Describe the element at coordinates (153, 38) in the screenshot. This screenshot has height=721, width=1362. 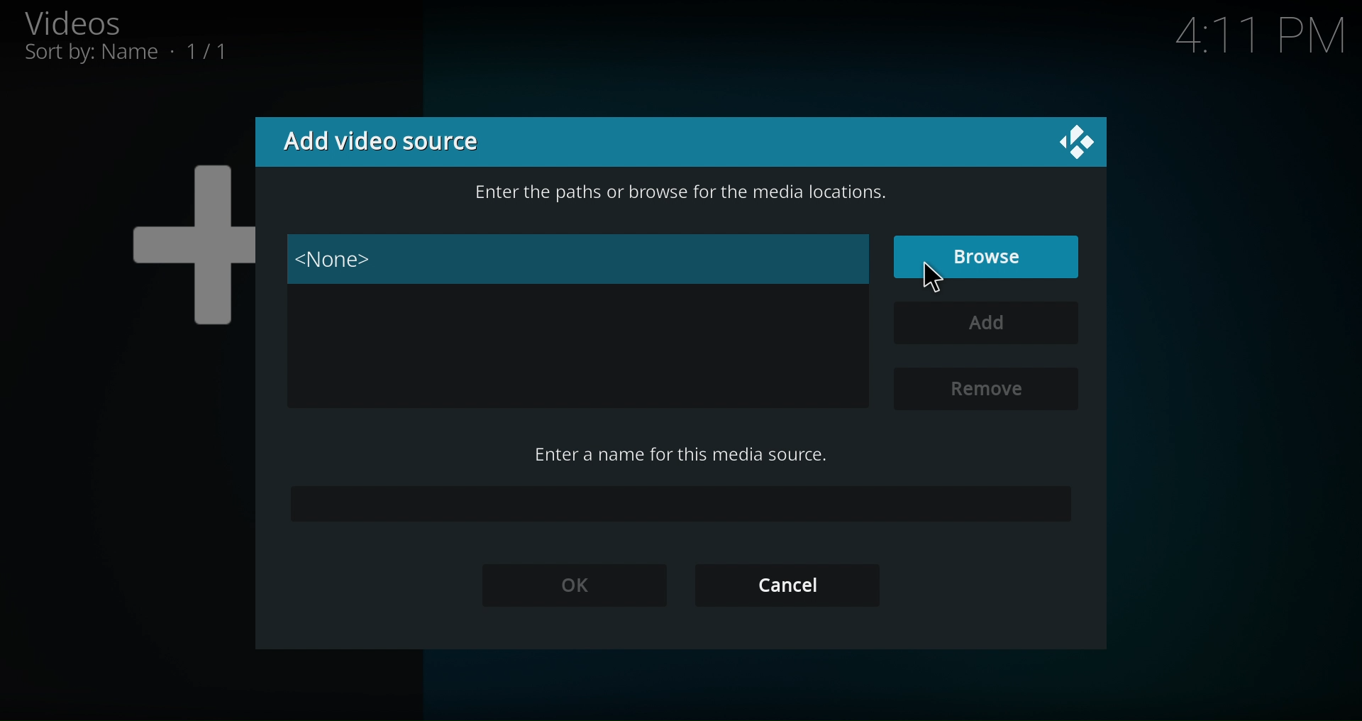
I see `Videos, Sort by: Name • 1/1` at that location.